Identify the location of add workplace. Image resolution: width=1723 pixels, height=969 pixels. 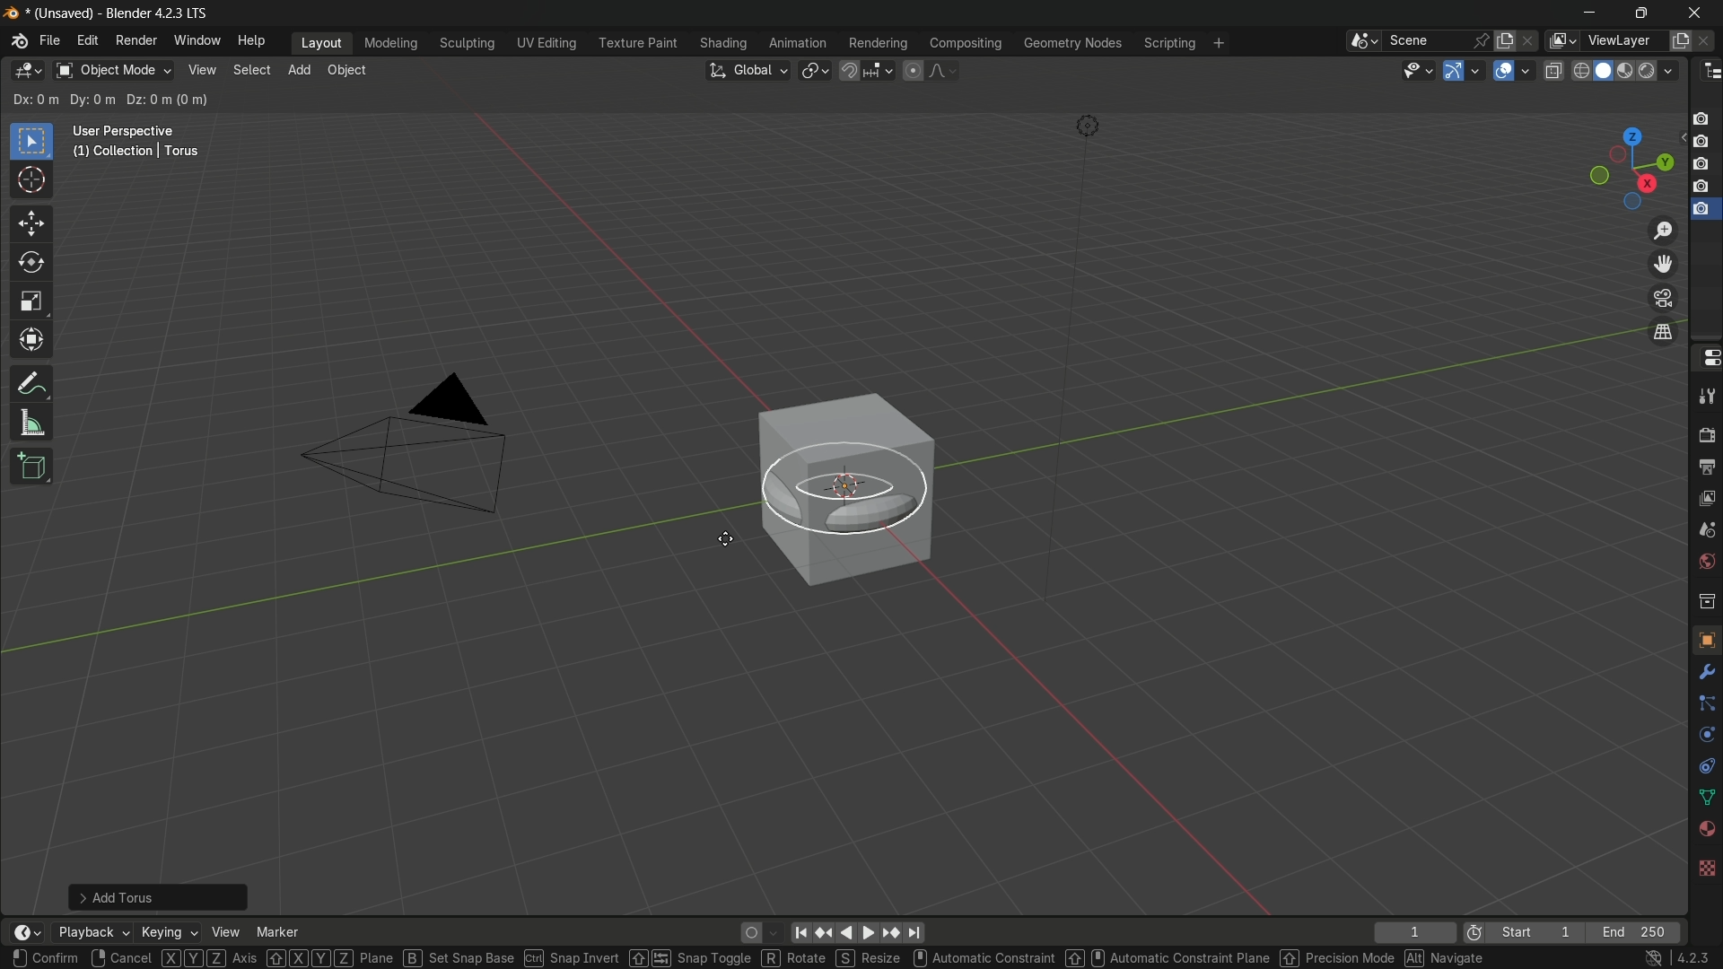
(1219, 43).